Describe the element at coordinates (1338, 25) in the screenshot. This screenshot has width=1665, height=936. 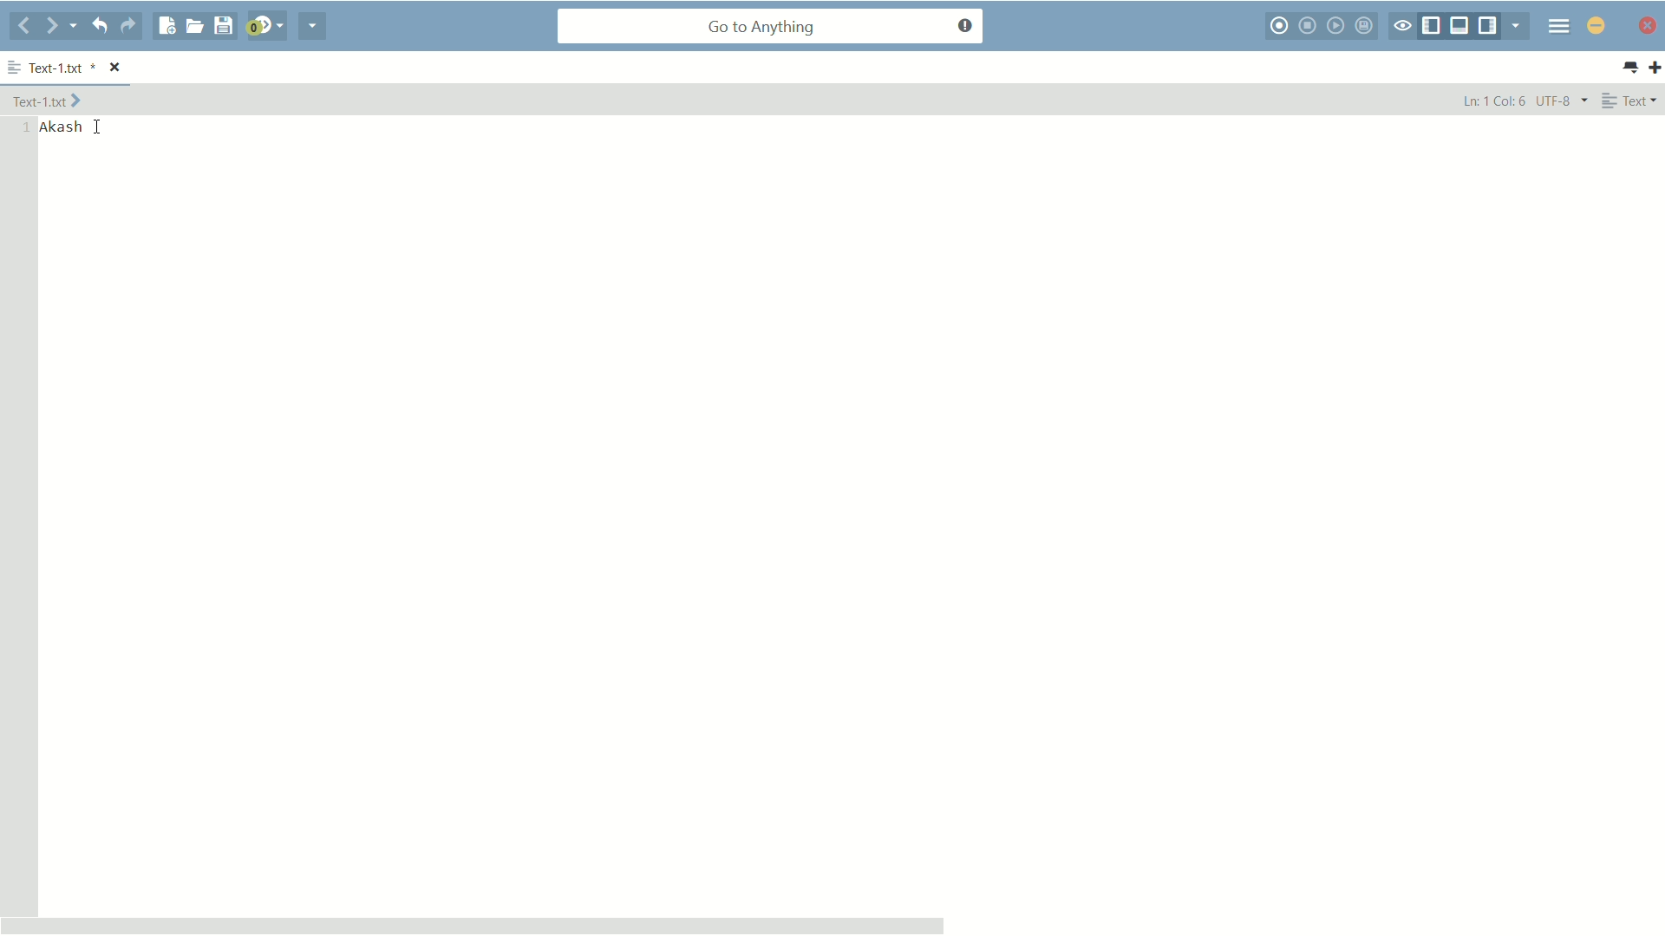
I see `play last macro` at that location.